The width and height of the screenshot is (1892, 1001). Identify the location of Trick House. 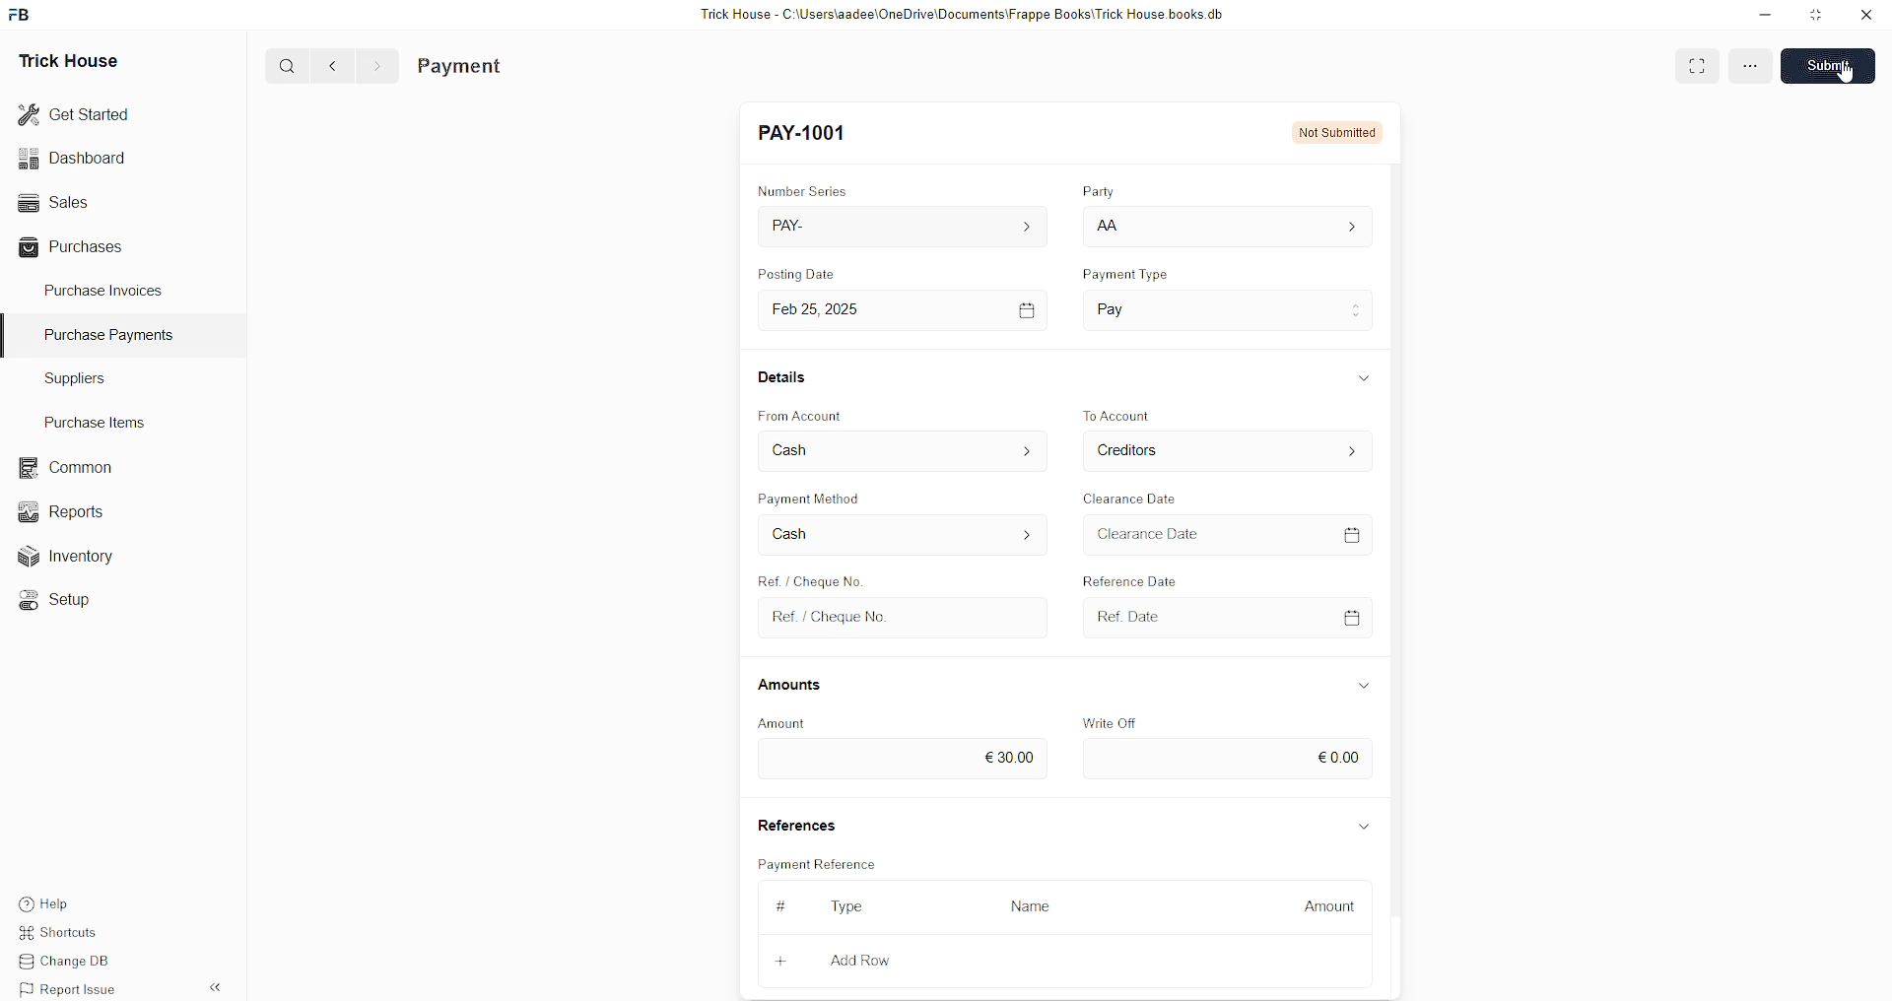
(62, 59).